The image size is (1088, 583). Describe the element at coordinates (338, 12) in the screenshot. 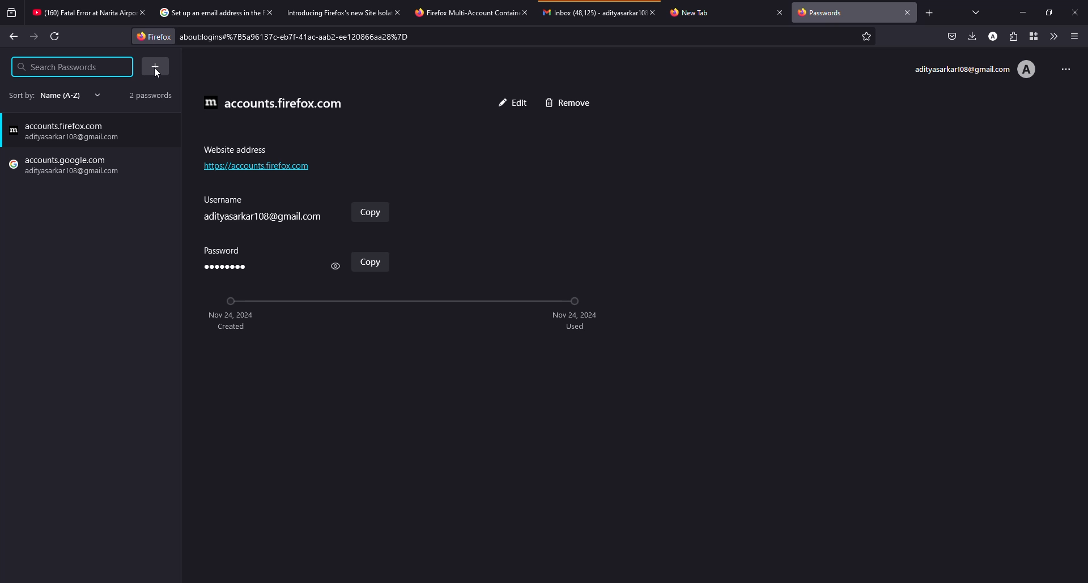

I see `tab` at that location.